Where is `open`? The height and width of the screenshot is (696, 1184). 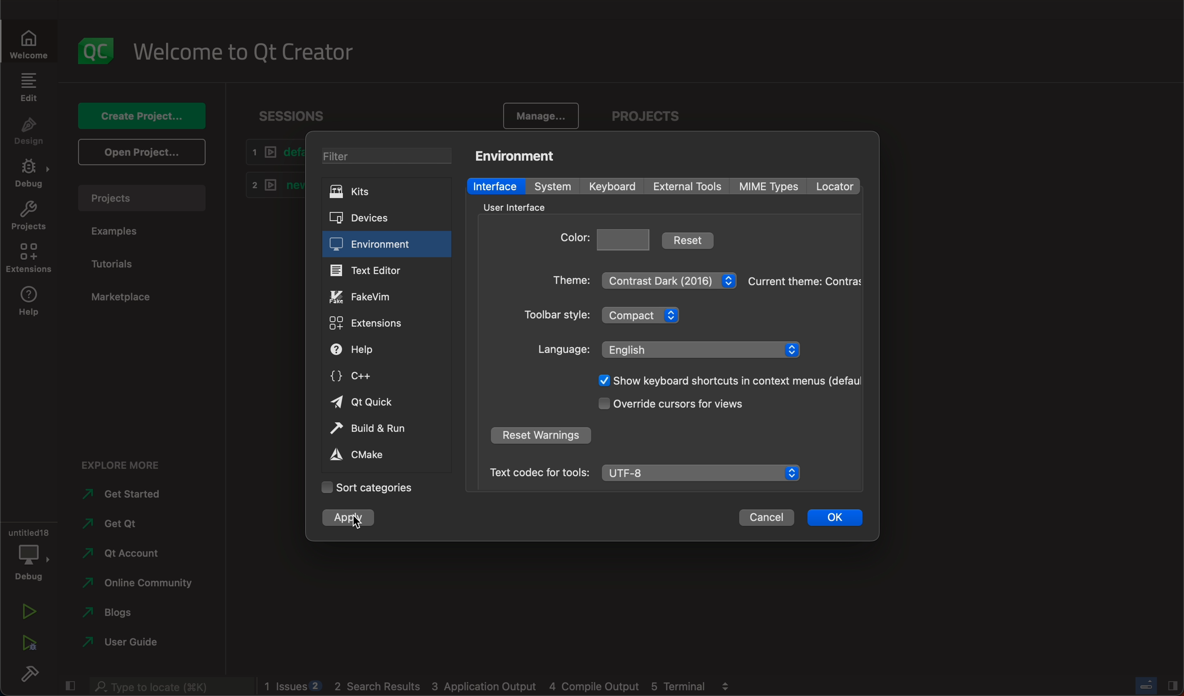
open is located at coordinates (142, 153).